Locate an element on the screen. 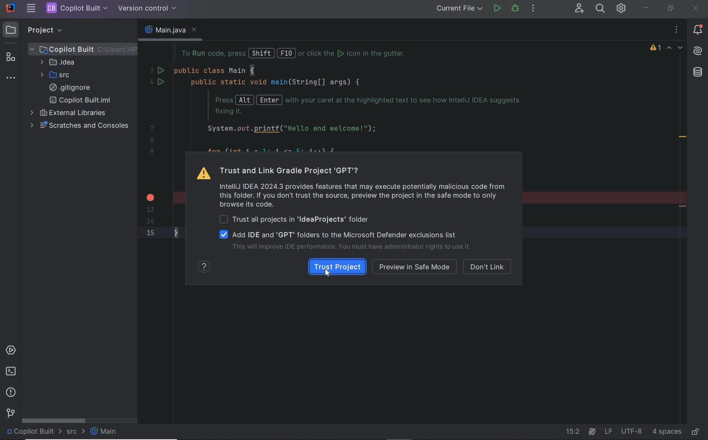 The image size is (708, 440). close is located at coordinates (695, 8).